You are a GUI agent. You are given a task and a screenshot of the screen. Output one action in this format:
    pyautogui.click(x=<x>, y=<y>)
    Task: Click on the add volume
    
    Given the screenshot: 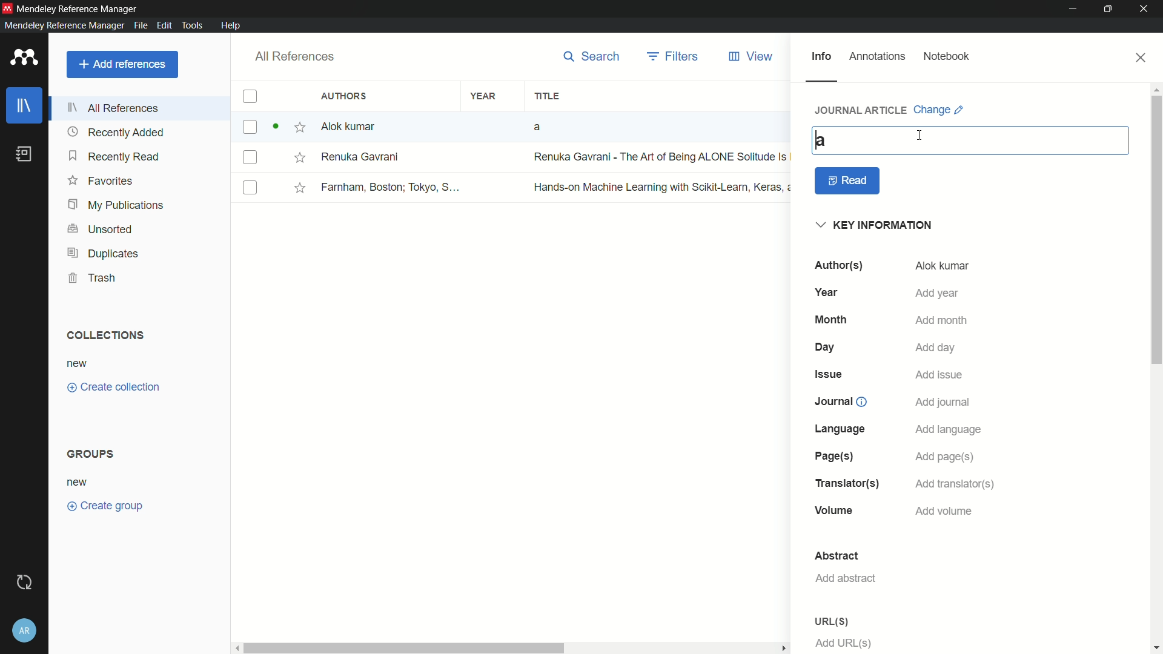 What is the action you would take?
    pyautogui.click(x=944, y=511)
    